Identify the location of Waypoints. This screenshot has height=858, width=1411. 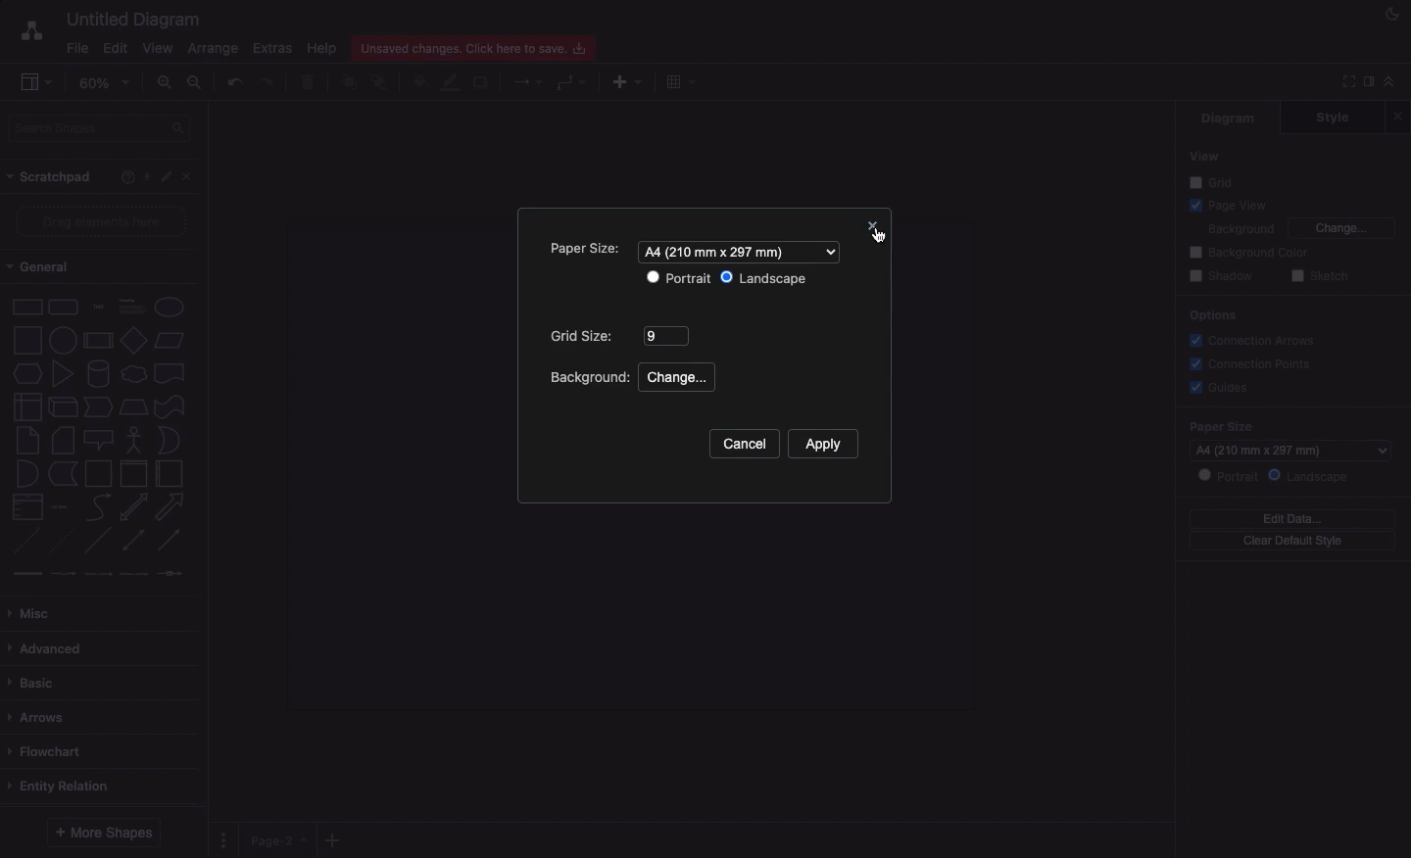
(573, 82).